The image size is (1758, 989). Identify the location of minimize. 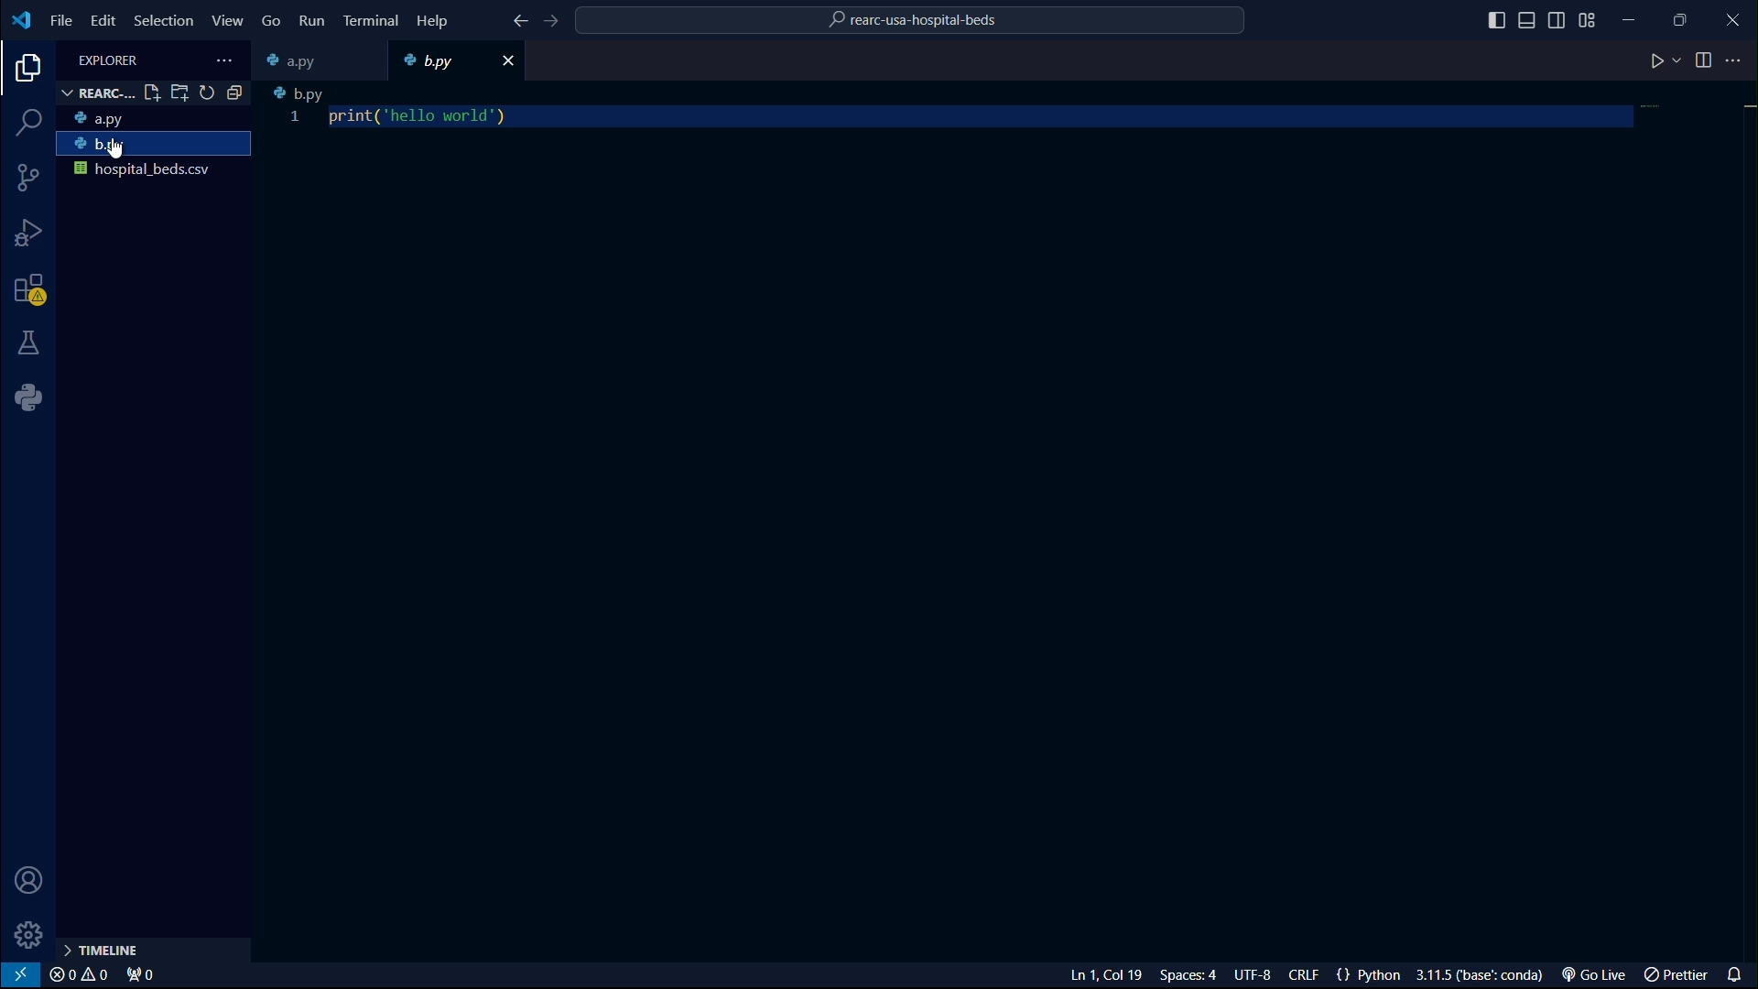
(1641, 18).